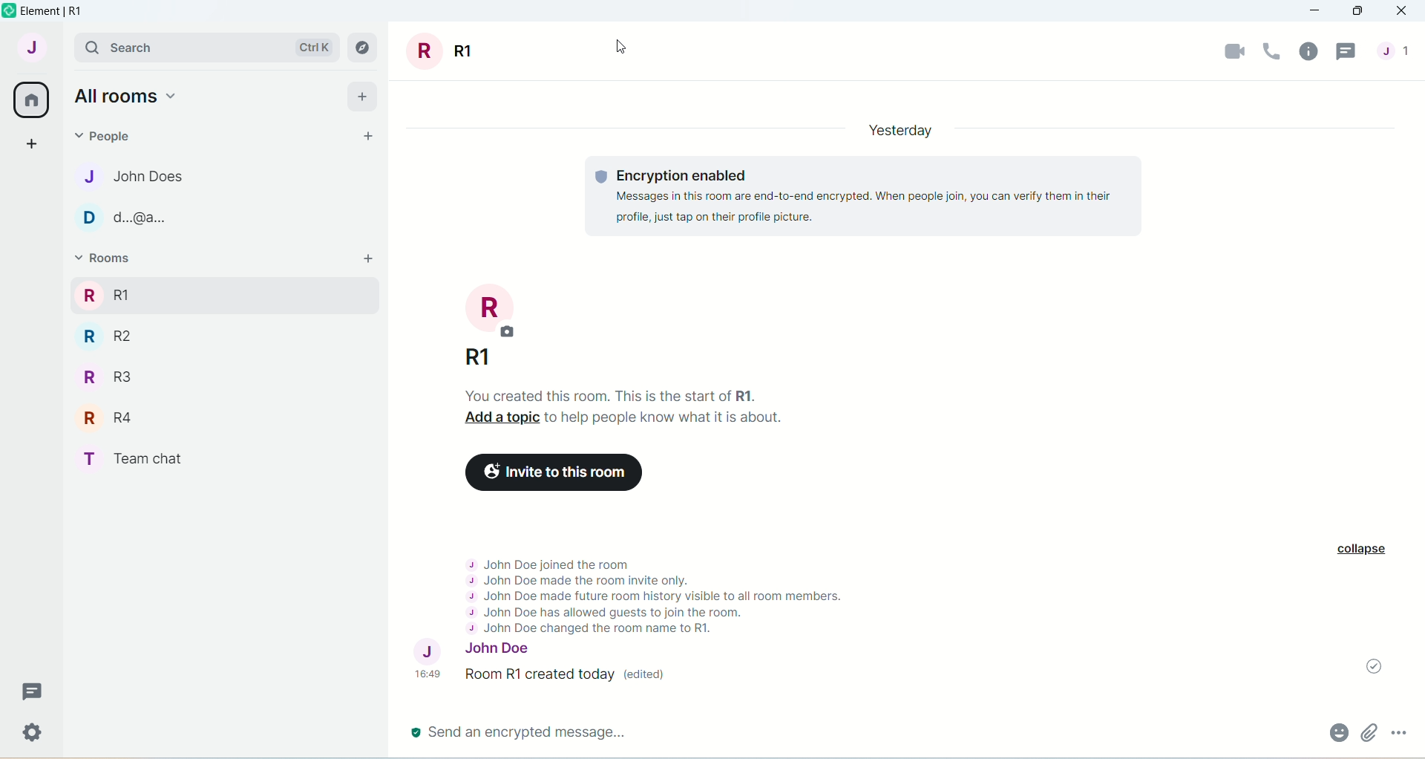 This screenshot has width=1425, height=759. Describe the element at coordinates (494, 307) in the screenshot. I see `R Profile Pic` at that location.